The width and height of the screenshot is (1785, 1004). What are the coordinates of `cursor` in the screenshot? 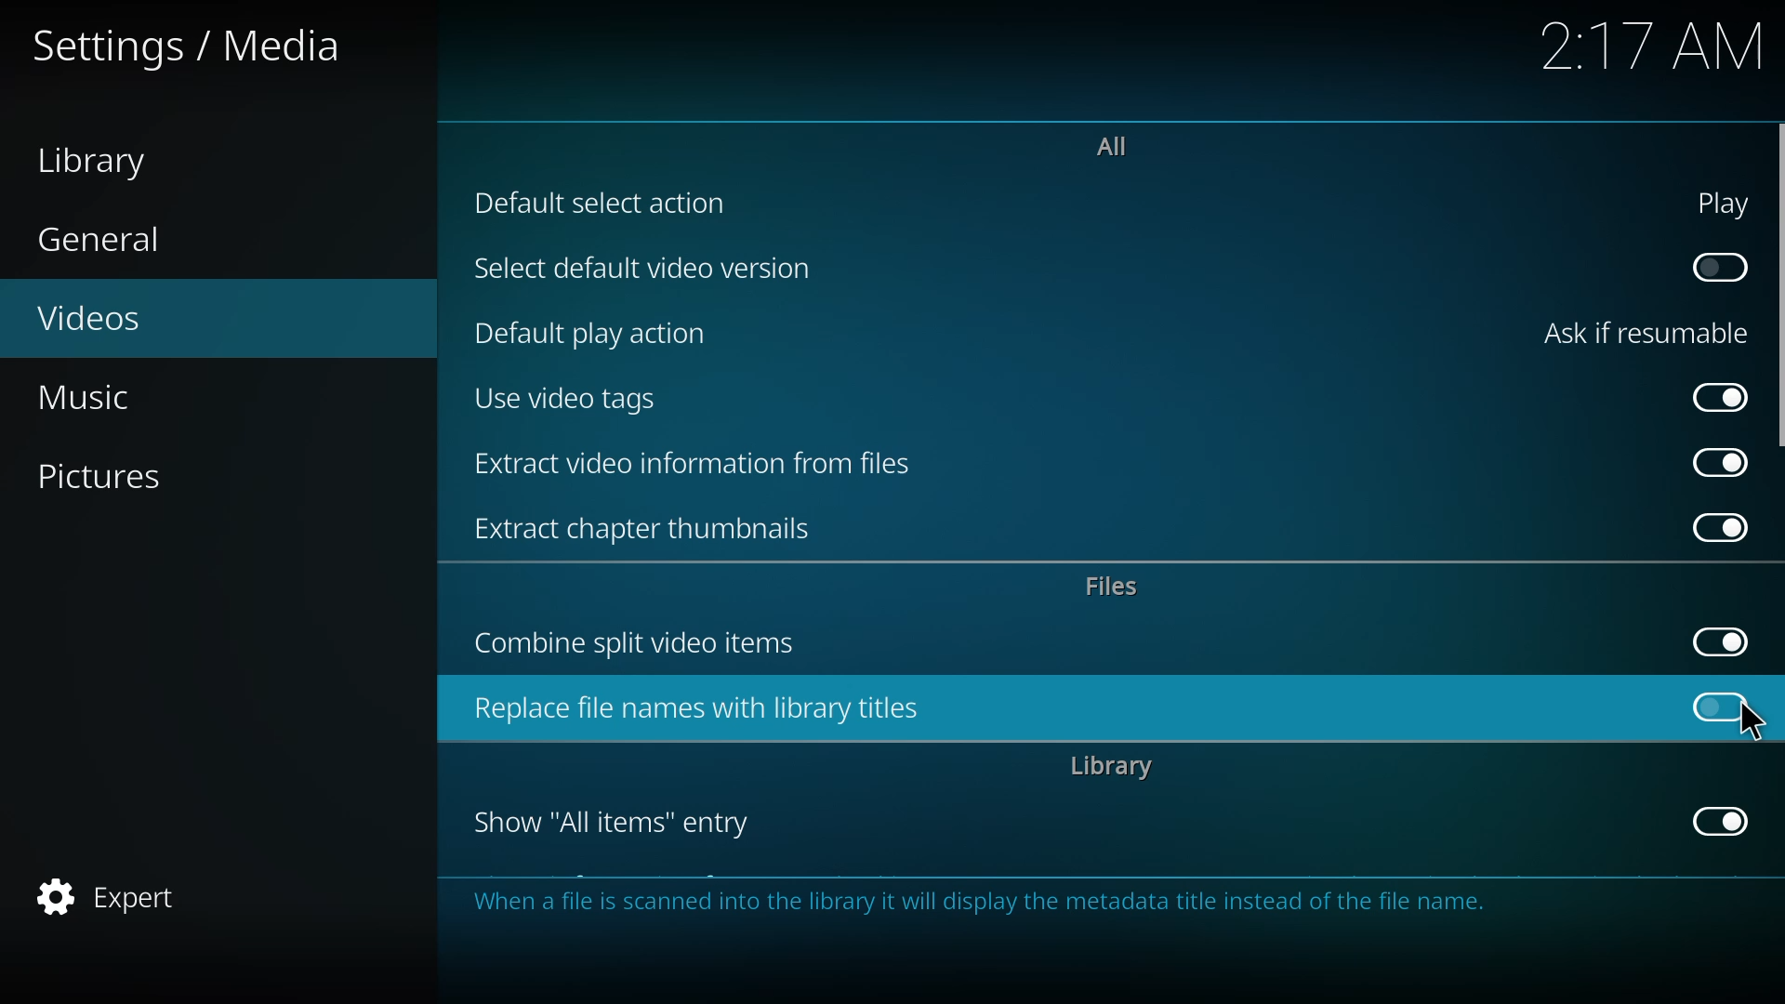 It's located at (1752, 723).